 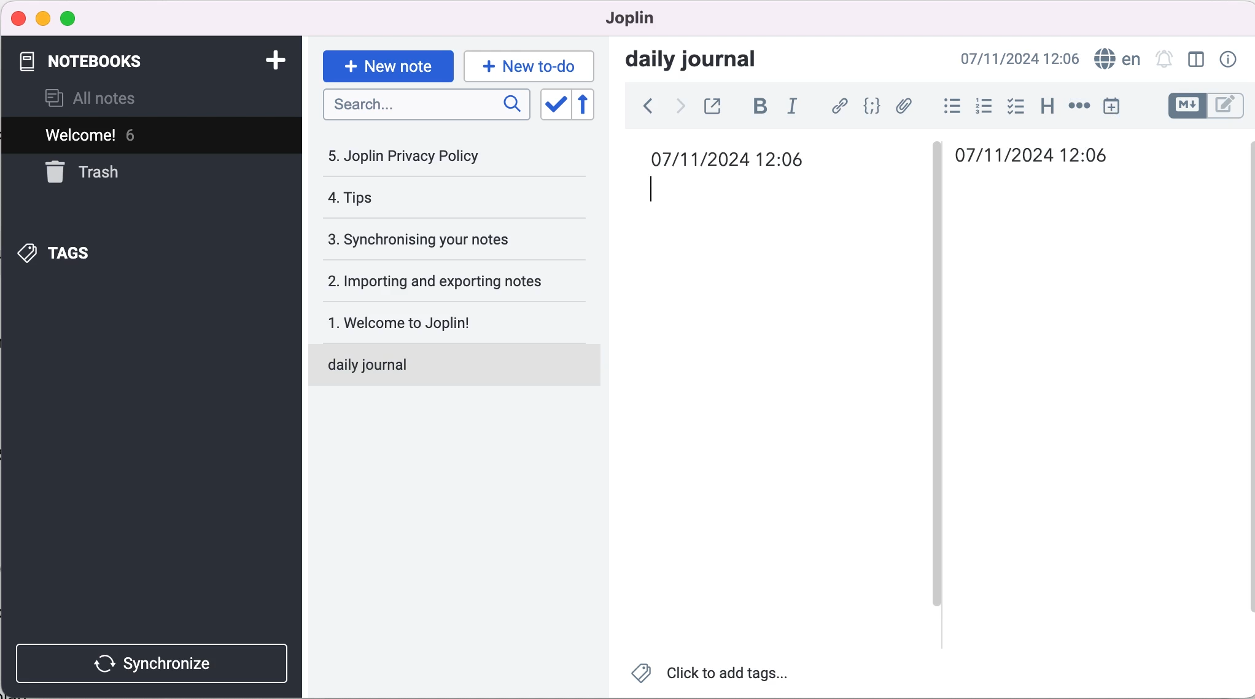 I want to click on tags, so click(x=79, y=249).